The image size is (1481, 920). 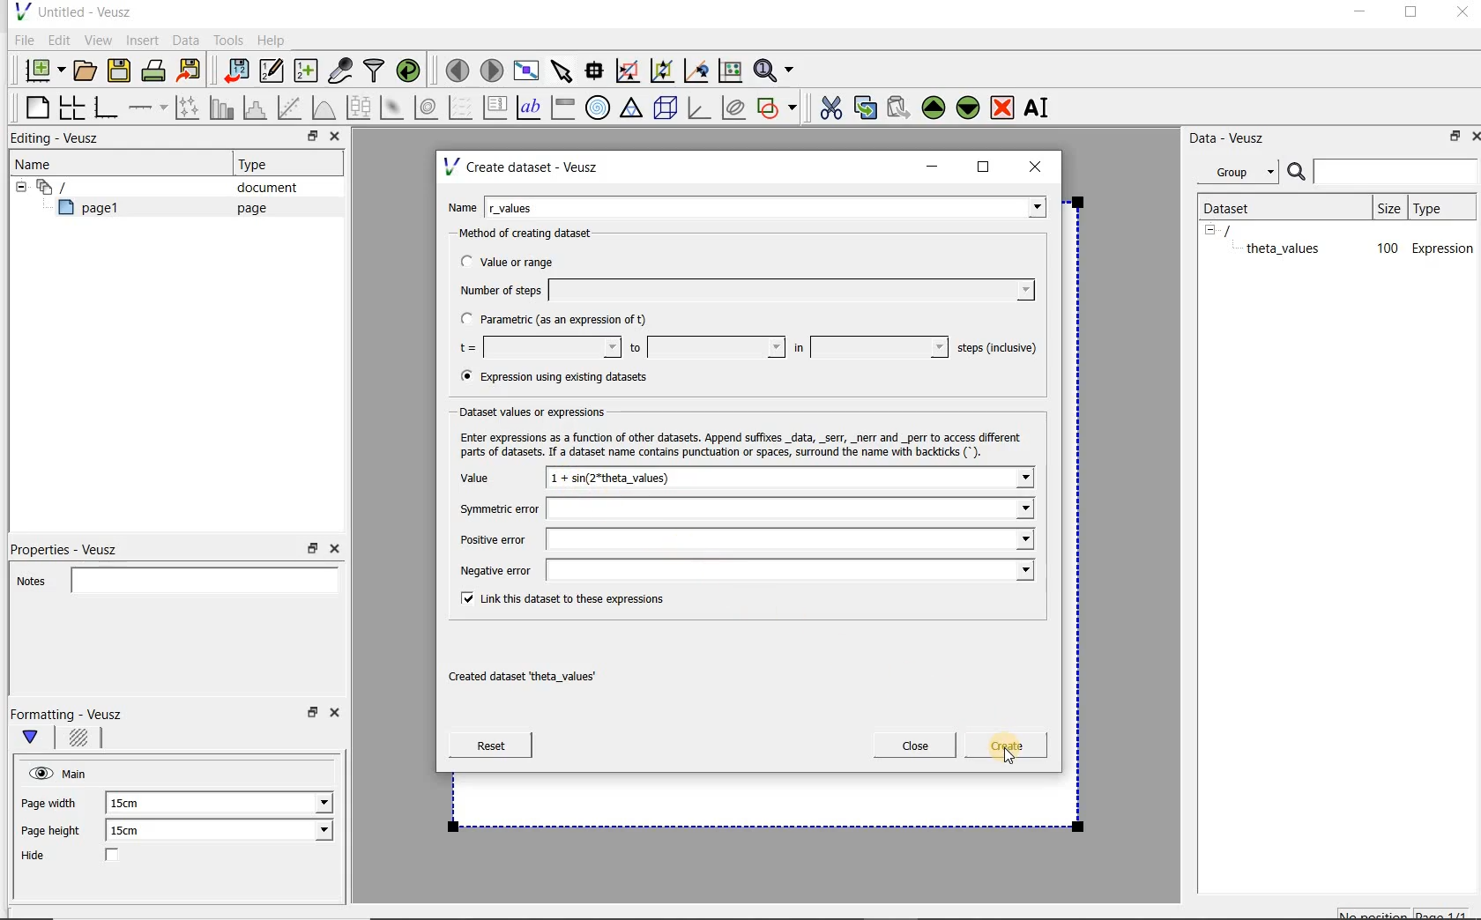 What do you see at coordinates (1383, 170) in the screenshot?
I see `Search bar` at bounding box center [1383, 170].